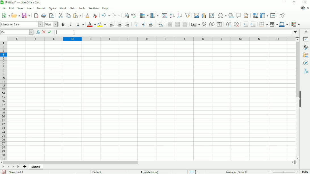  I want to click on Save, so click(26, 15).